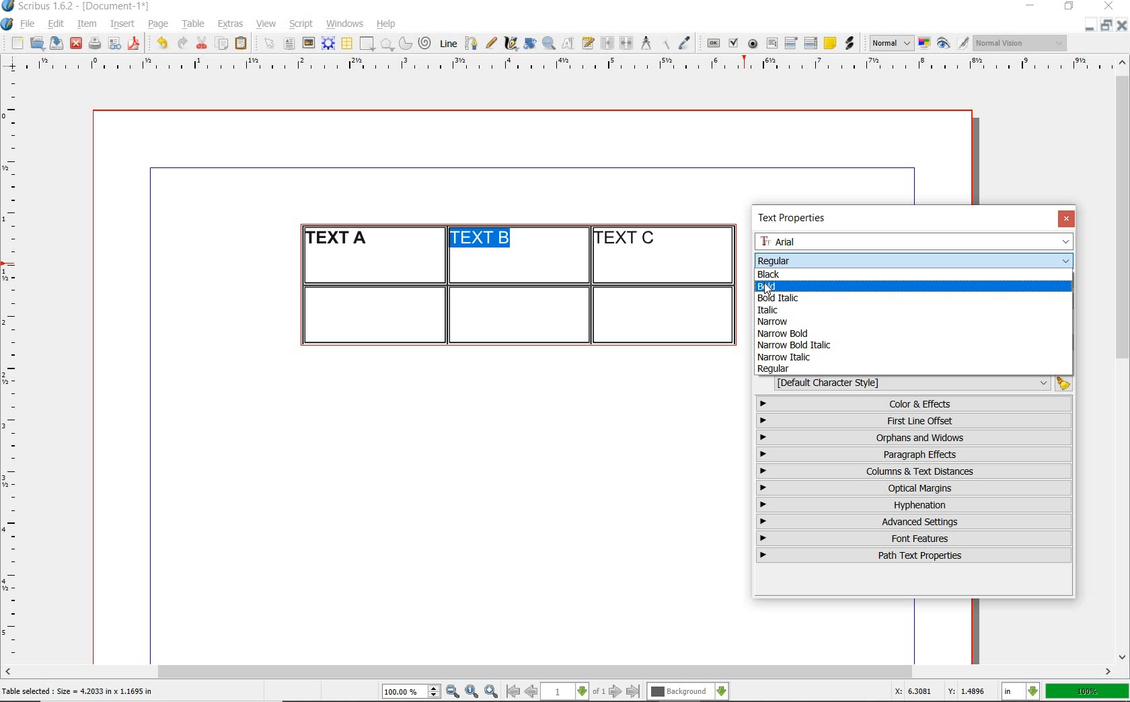  Describe the element at coordinates (158, 24) in the screenshot. I see `page` at that location.